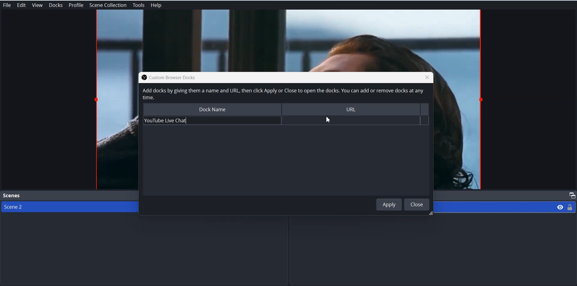  Describe the element at coordinates (460, 132) in the screenshot. I see `File Preview window` at that location.